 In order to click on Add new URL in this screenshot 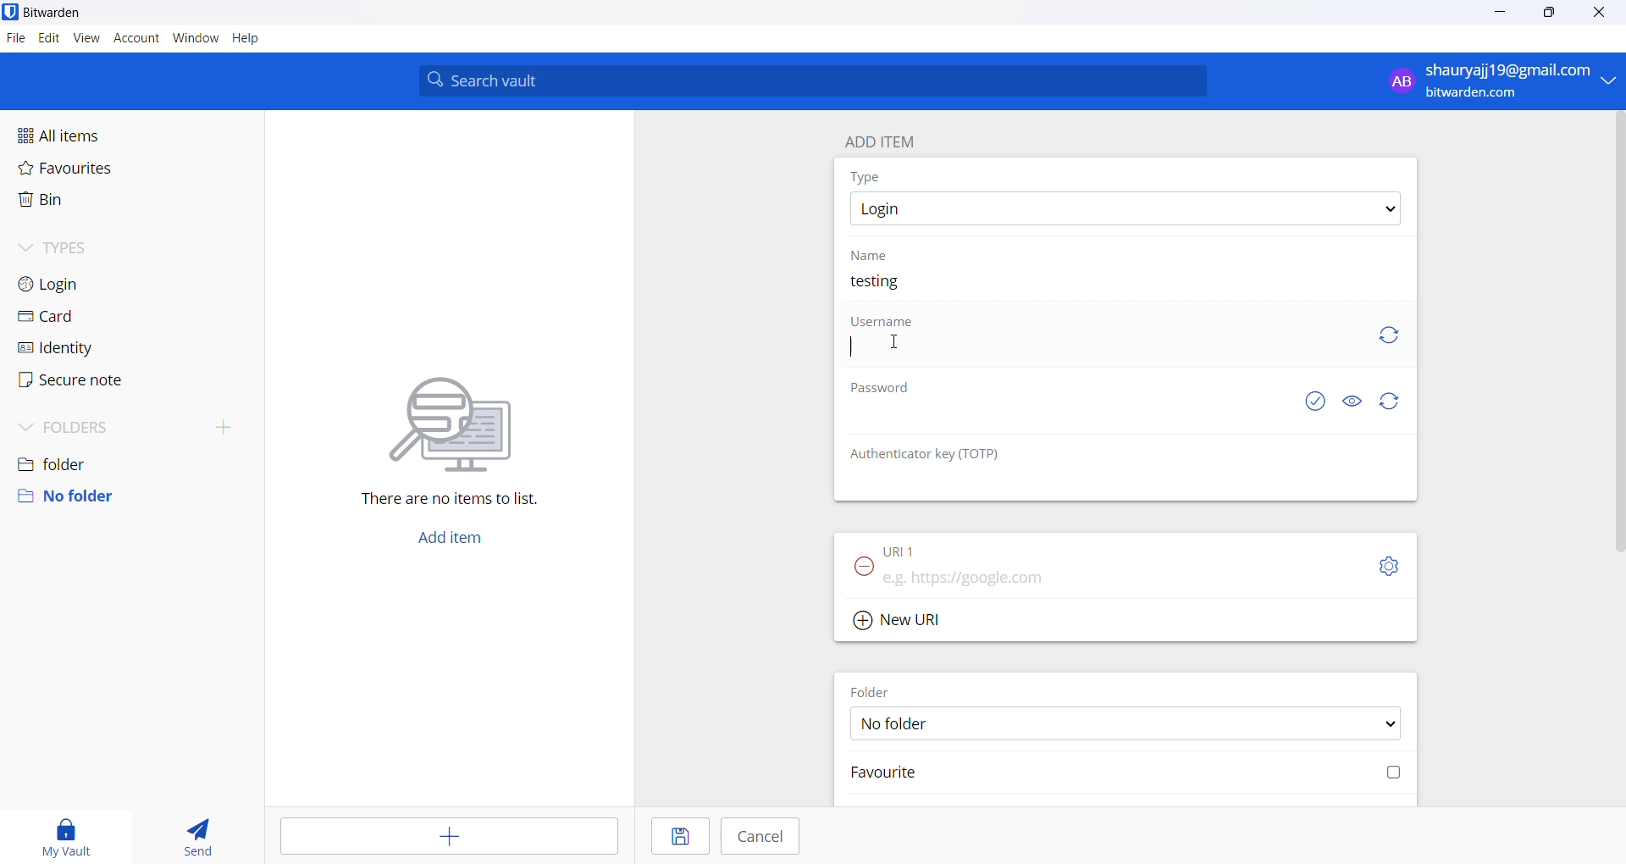, I will do `click(903, 620)`.